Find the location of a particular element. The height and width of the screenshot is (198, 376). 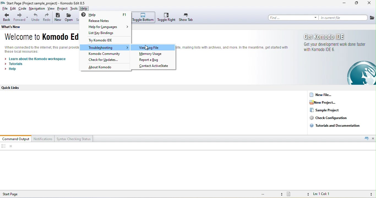

about komodo is located at coordinates (102, 68).